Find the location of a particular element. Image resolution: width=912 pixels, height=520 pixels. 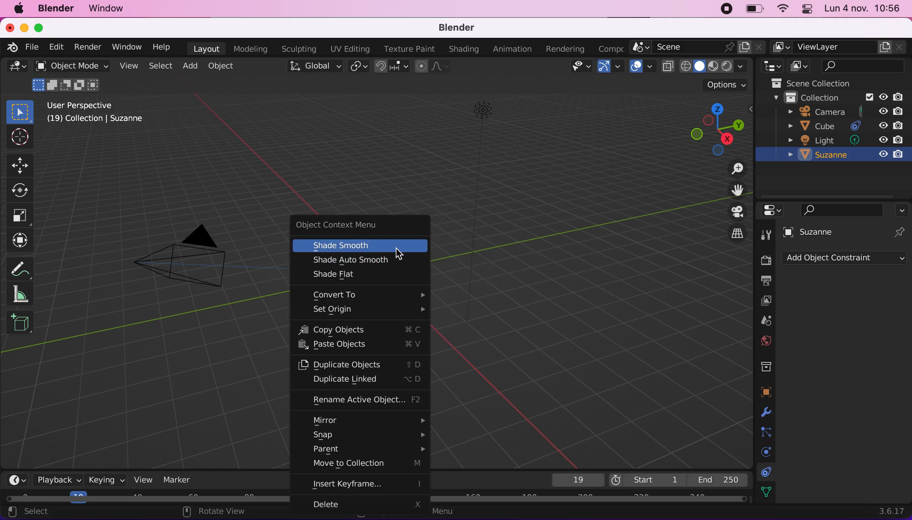

shade flat is located at coordinates (354, 276).